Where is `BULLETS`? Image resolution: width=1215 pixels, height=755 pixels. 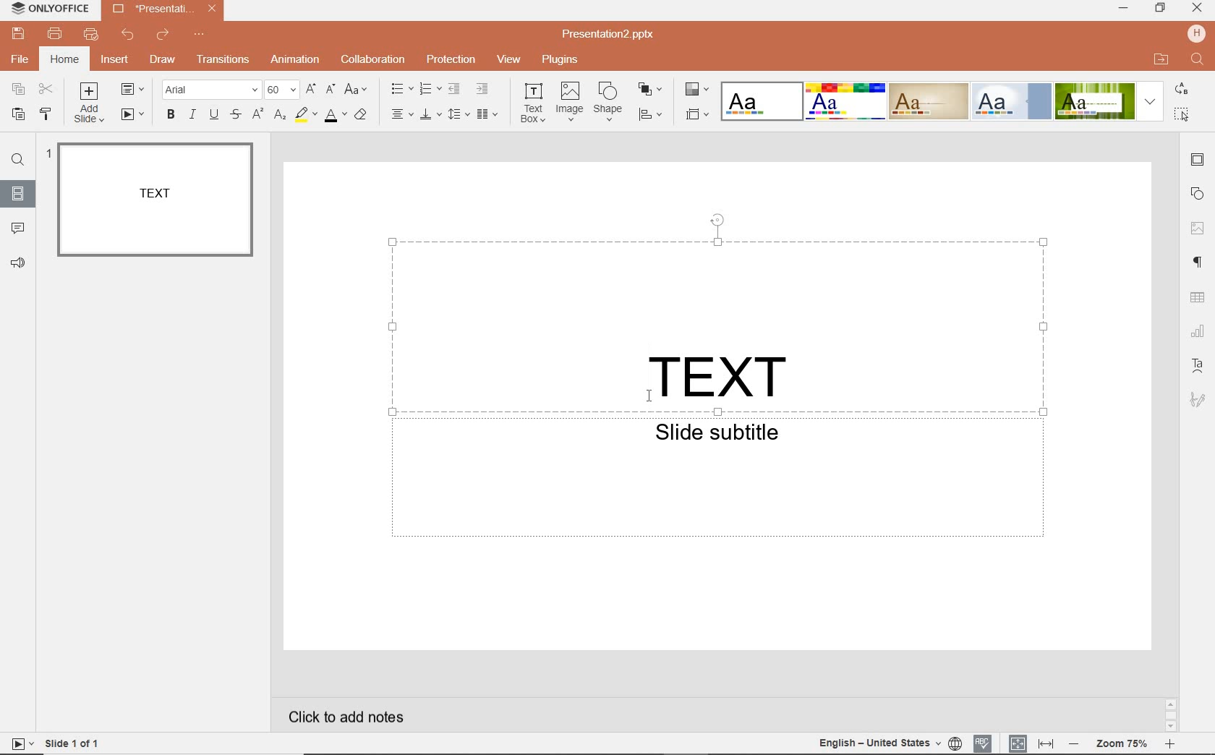
BULLETS is located at coordinates (401, 89).